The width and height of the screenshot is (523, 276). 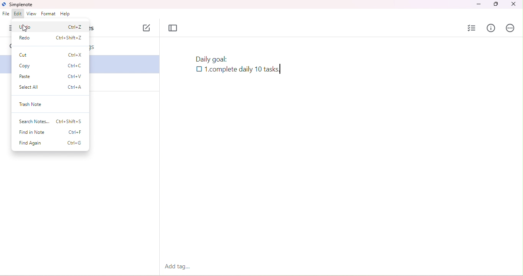 What do you see at coordinates (472, 28) in the screenshot?
I see `insert checklist` at bounding box center [472, 28].